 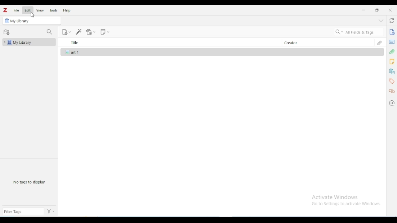 I want to click on logo, so click(x=5, y=10).